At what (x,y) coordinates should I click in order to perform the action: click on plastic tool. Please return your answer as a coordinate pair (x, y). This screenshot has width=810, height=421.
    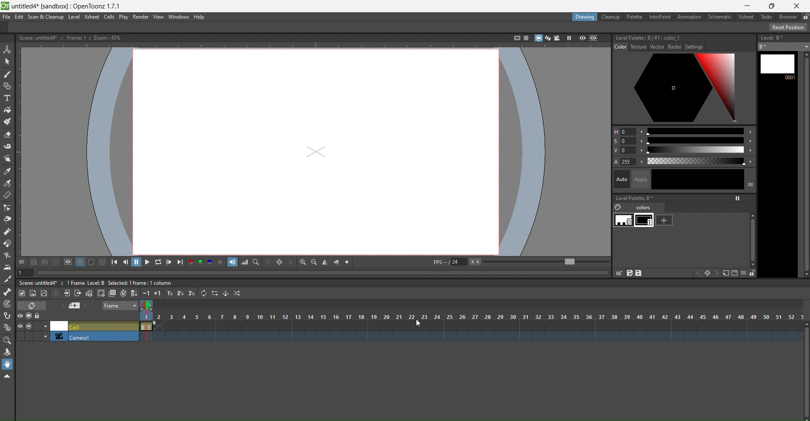
    Looking at the image, I should click on (7, 328).